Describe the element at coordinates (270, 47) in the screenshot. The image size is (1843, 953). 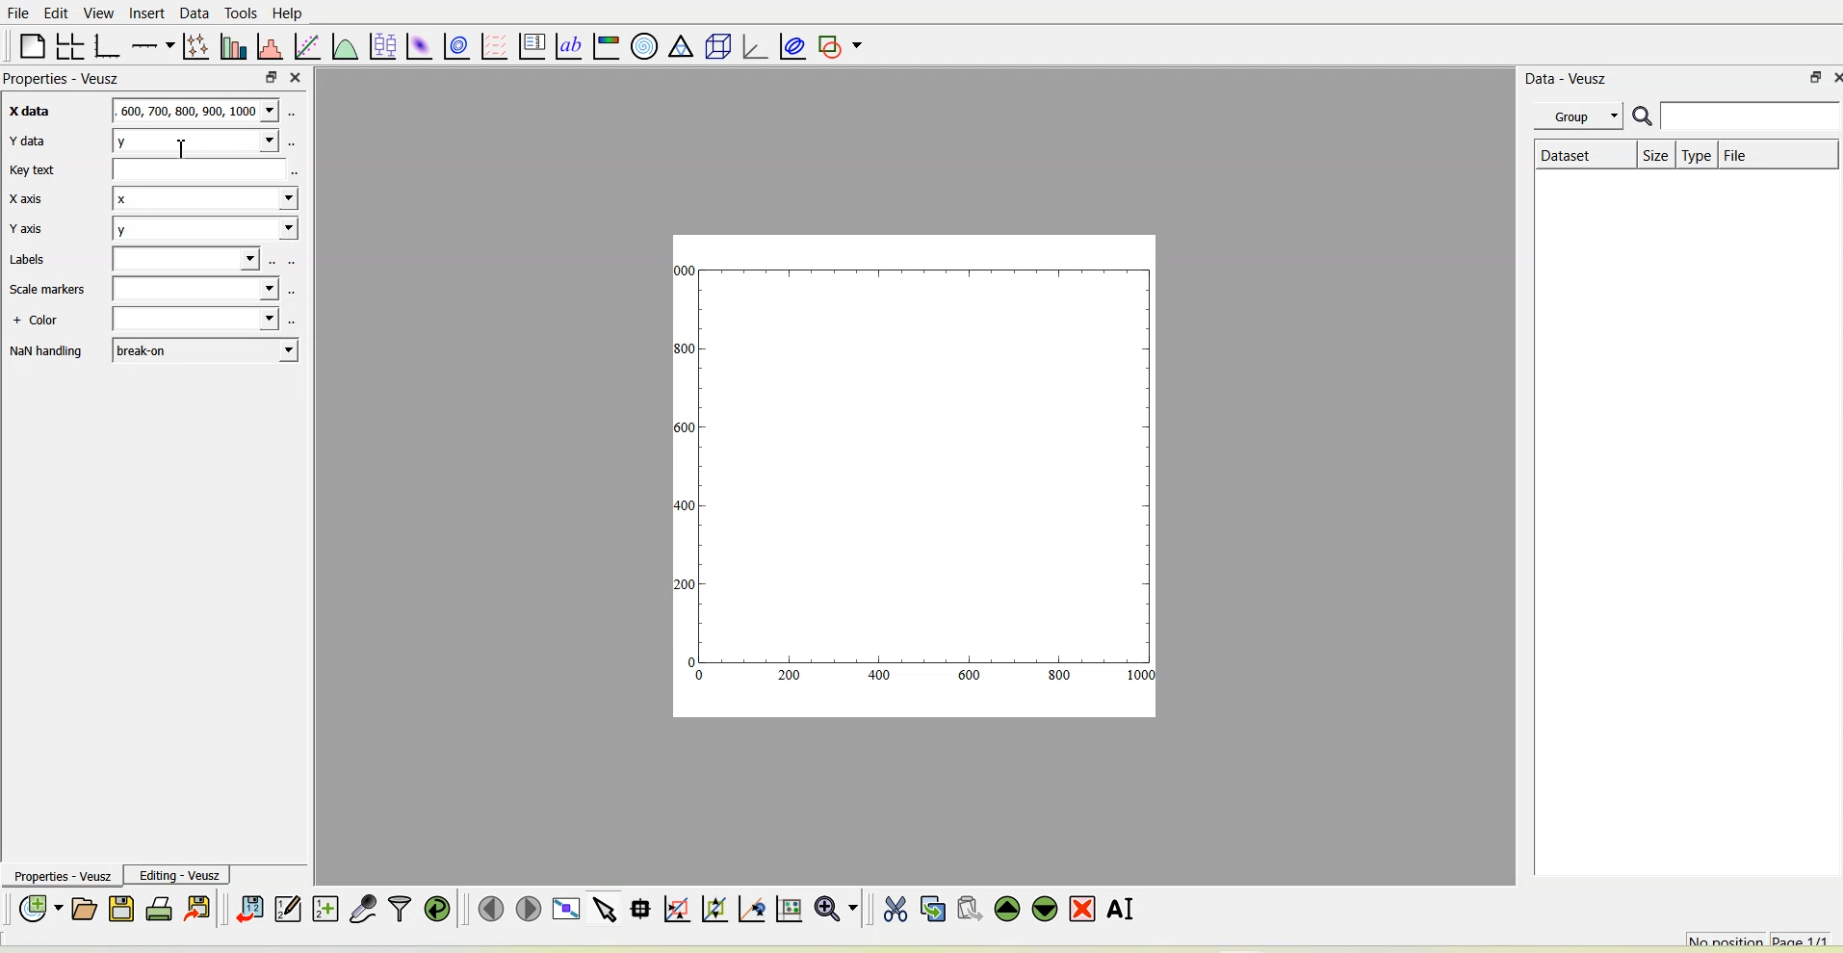
I see `Histogram of a dataset` at that location.